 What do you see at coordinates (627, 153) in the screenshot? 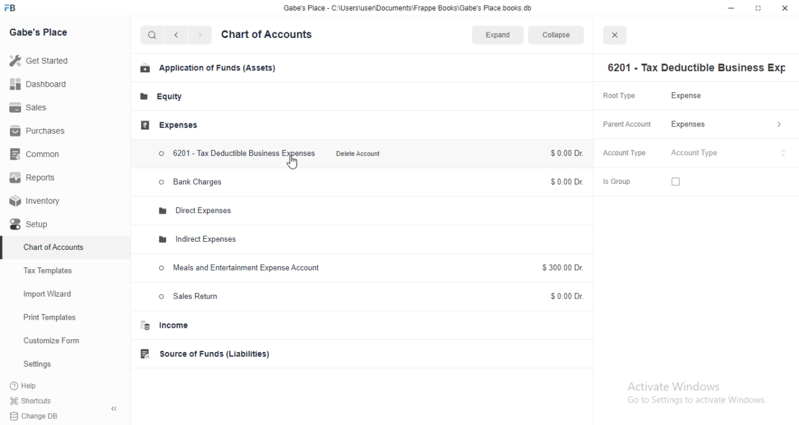
I see `Account Type` at bounding box center [627, 153].